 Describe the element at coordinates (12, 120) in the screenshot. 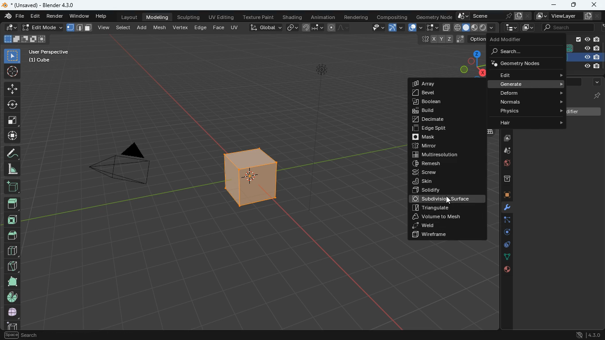

I see `fullscreen` at that location.